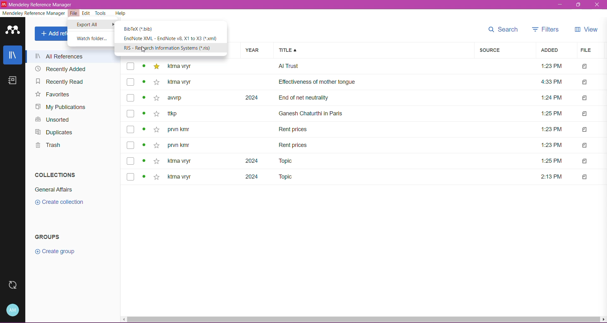  Describe the element at coordinates (87, 13) in the screenshot. I see `Edit` at that location.